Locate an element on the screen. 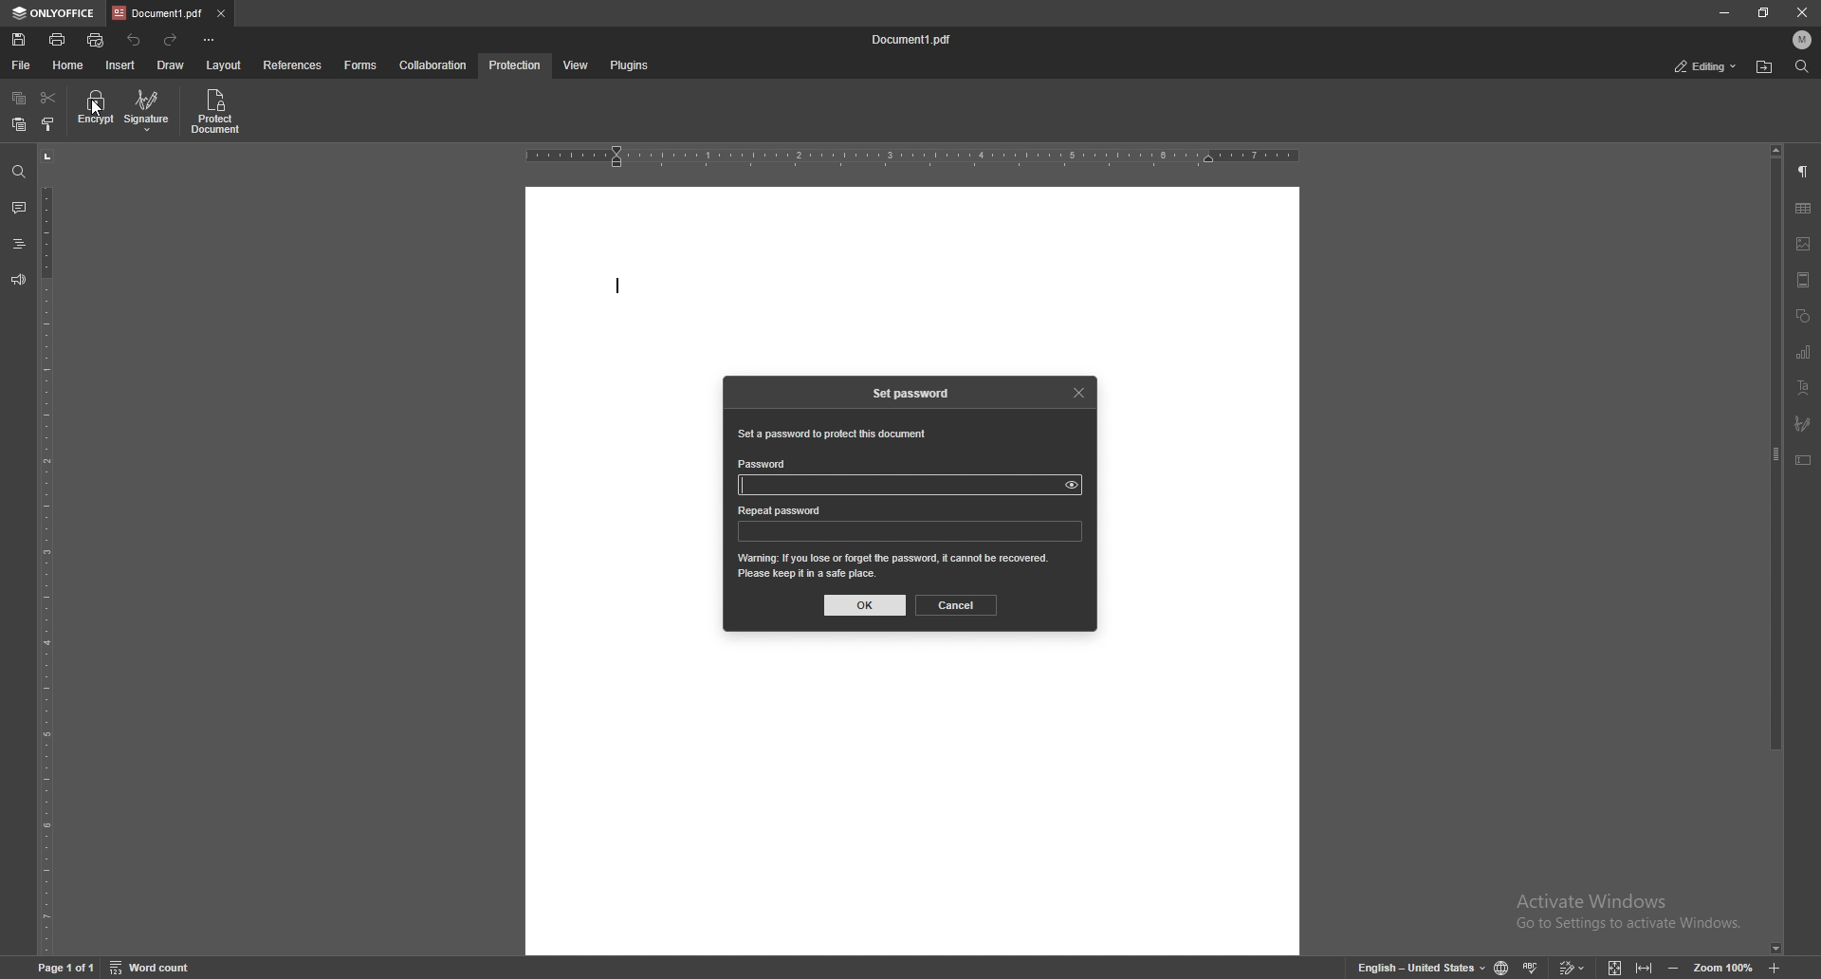  protect document is located at coordinates (215, 112).